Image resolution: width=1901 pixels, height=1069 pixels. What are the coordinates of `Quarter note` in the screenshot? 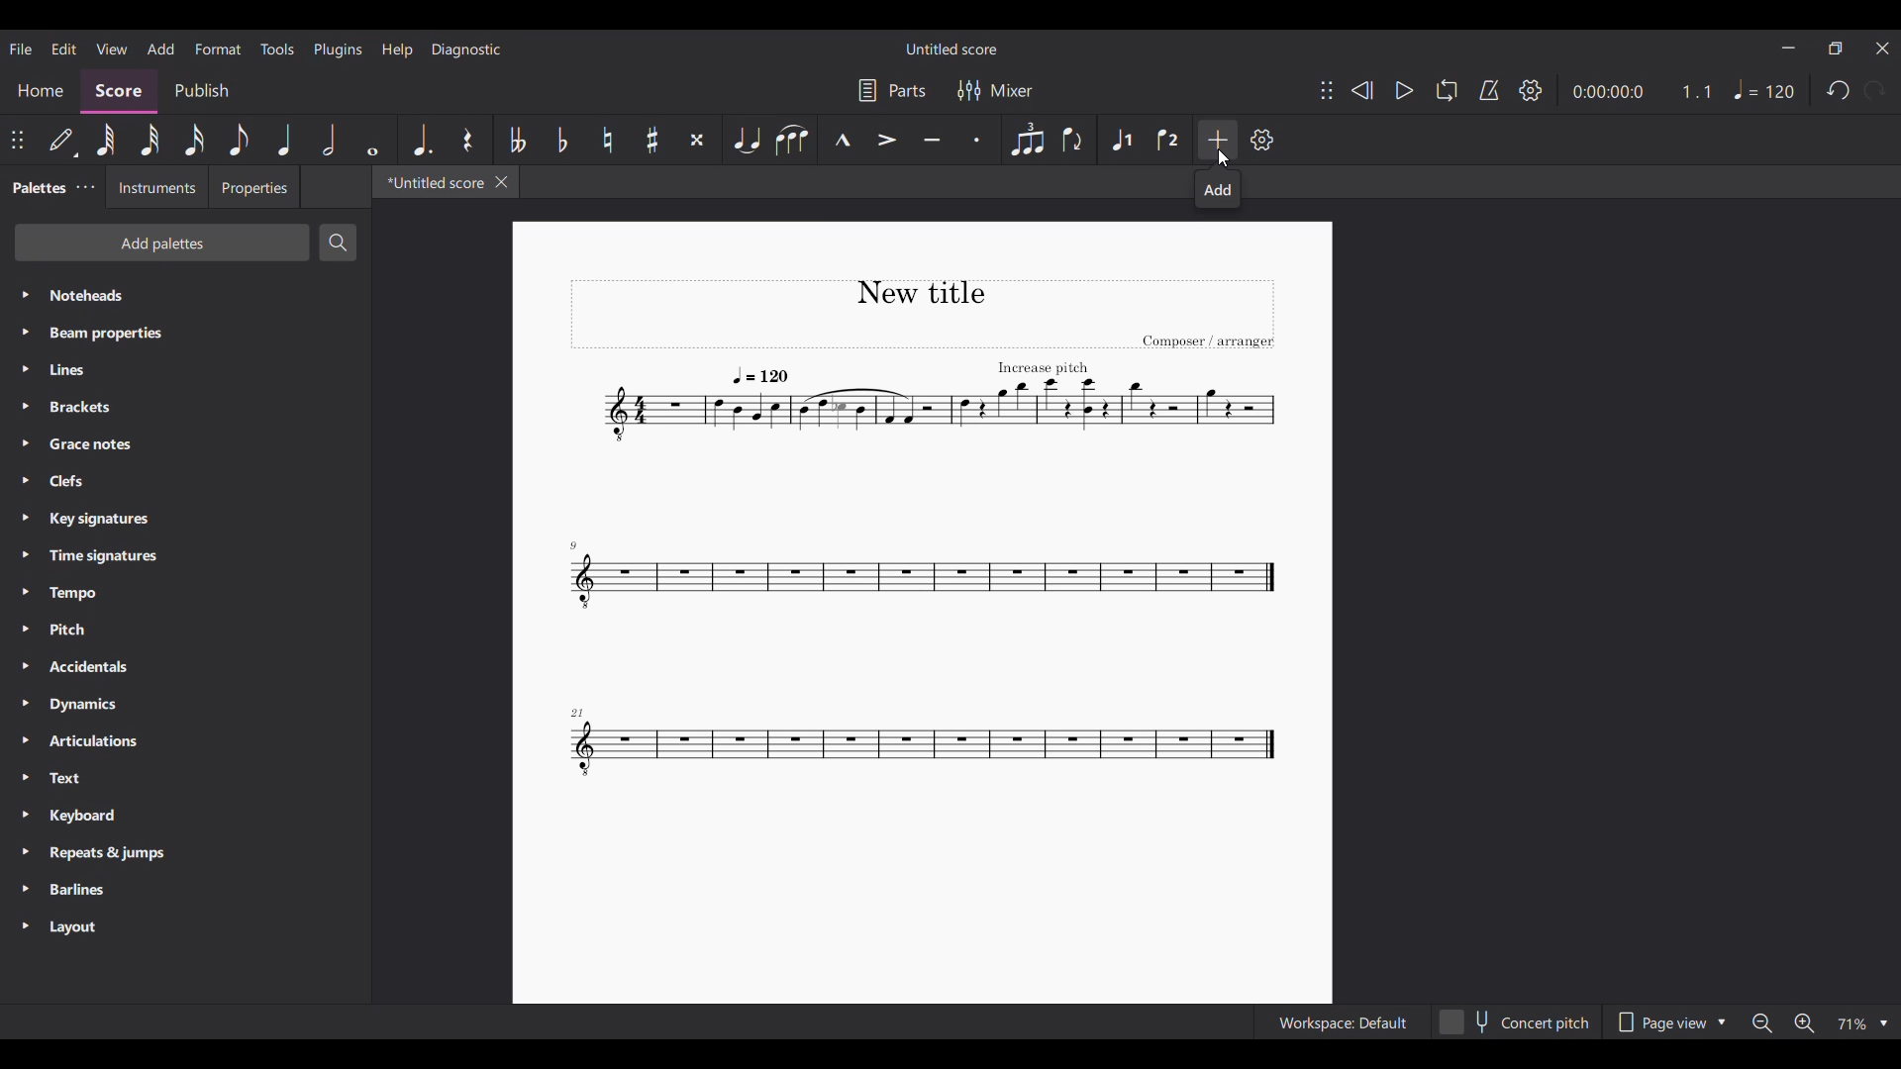 It's located at (284, 140).